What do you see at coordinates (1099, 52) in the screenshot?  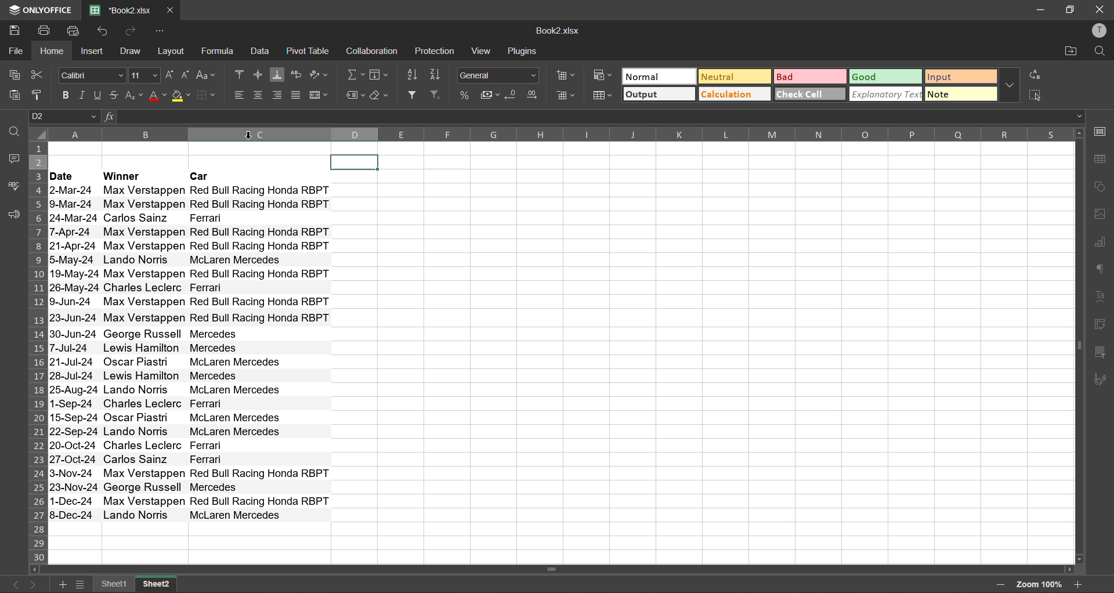 I see `find` at bounding box center [1099, 52].